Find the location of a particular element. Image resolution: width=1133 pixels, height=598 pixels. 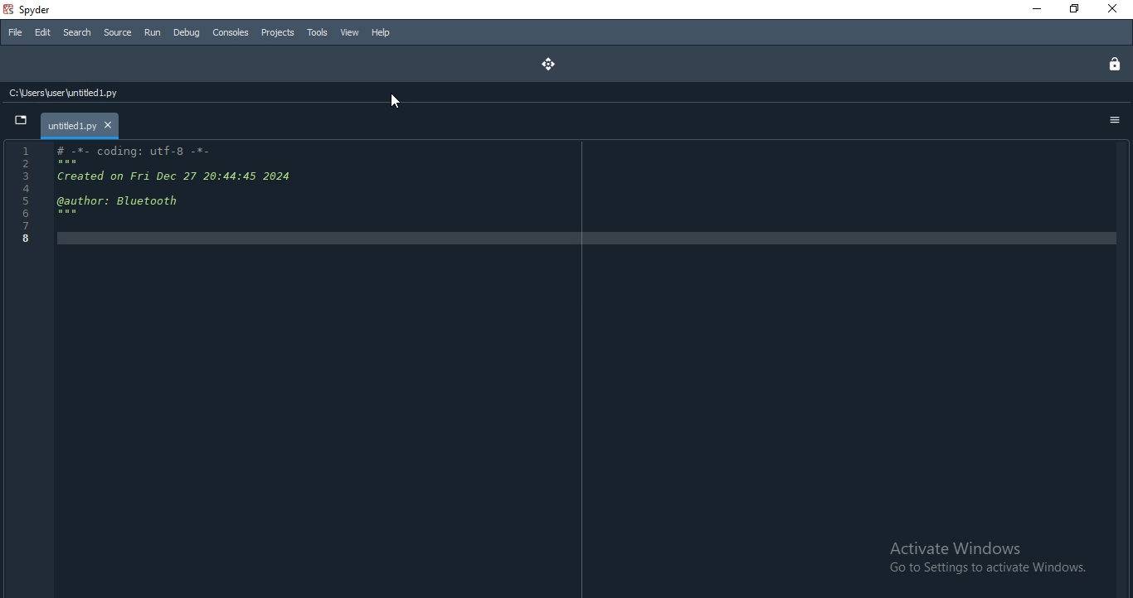

Tools is located at coordinates (318, 33).